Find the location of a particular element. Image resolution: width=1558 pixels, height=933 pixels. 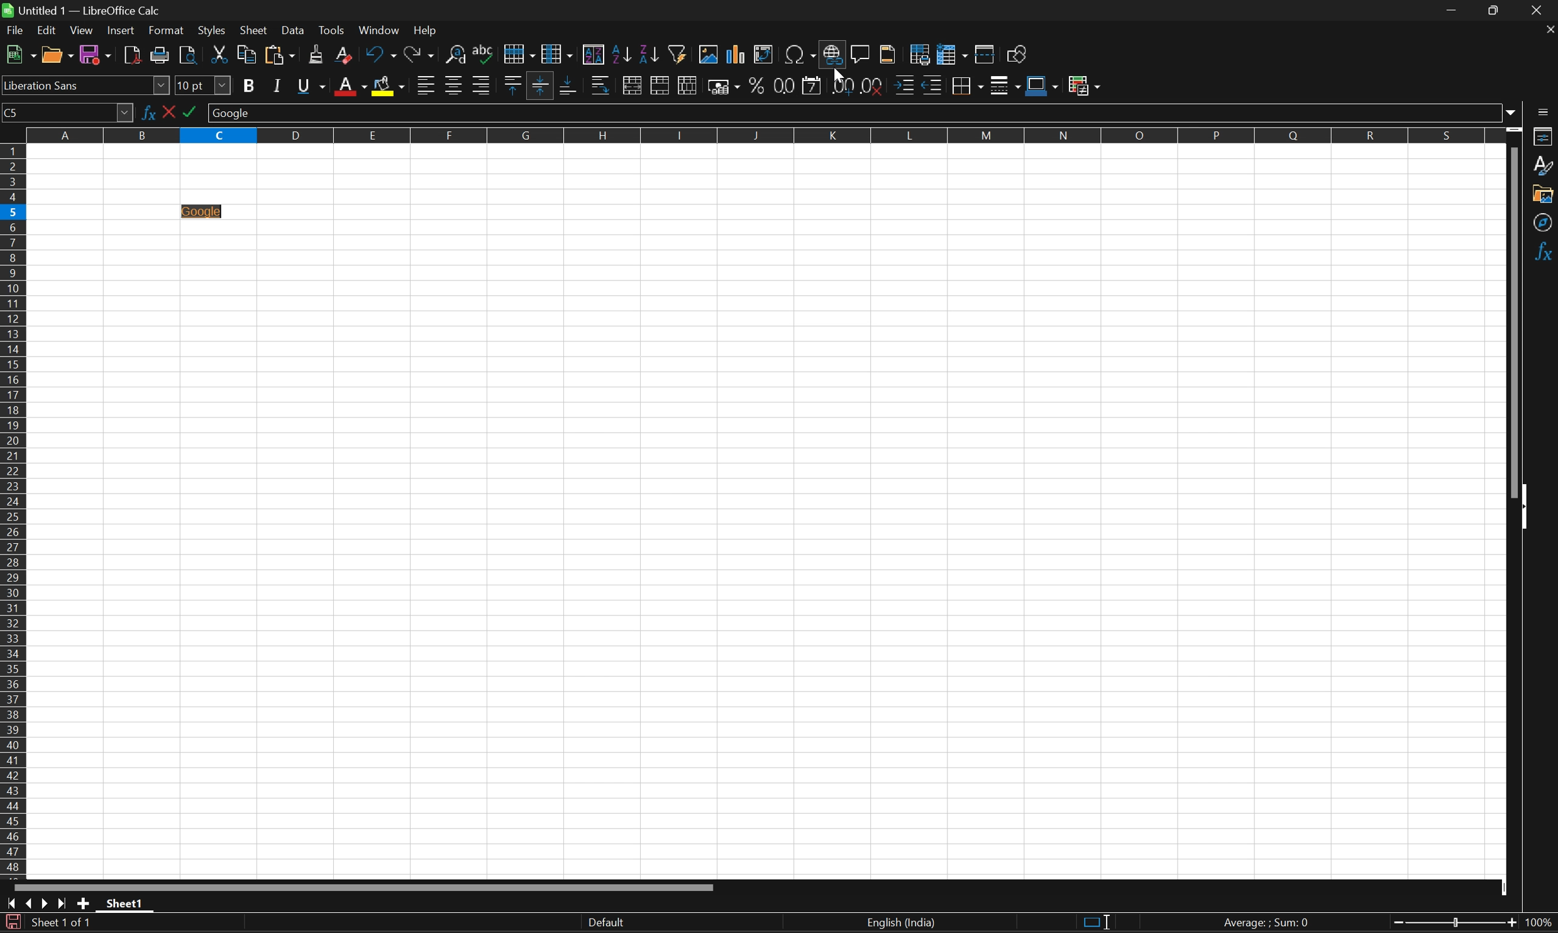

Format is located at coordinates (167, 30).